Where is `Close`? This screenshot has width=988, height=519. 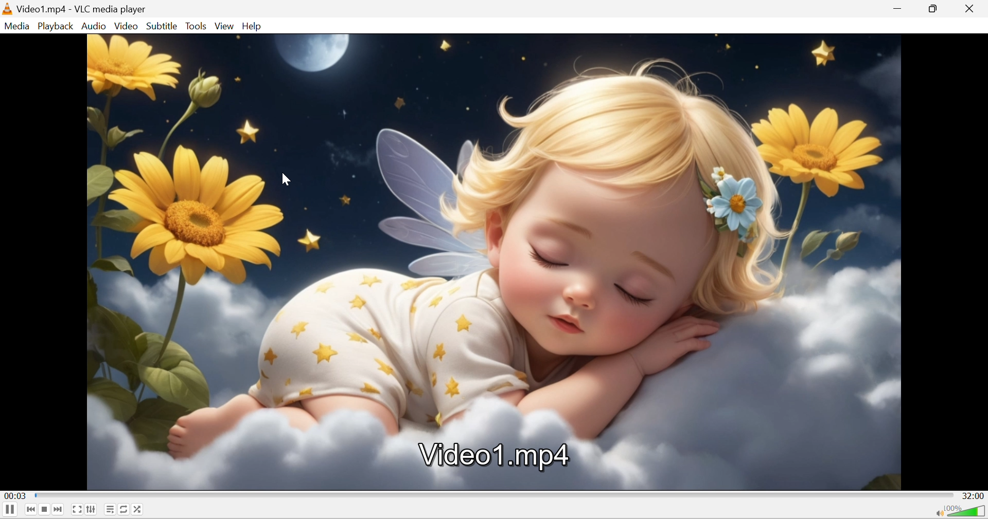
Close is located at coordinates (973, 9).